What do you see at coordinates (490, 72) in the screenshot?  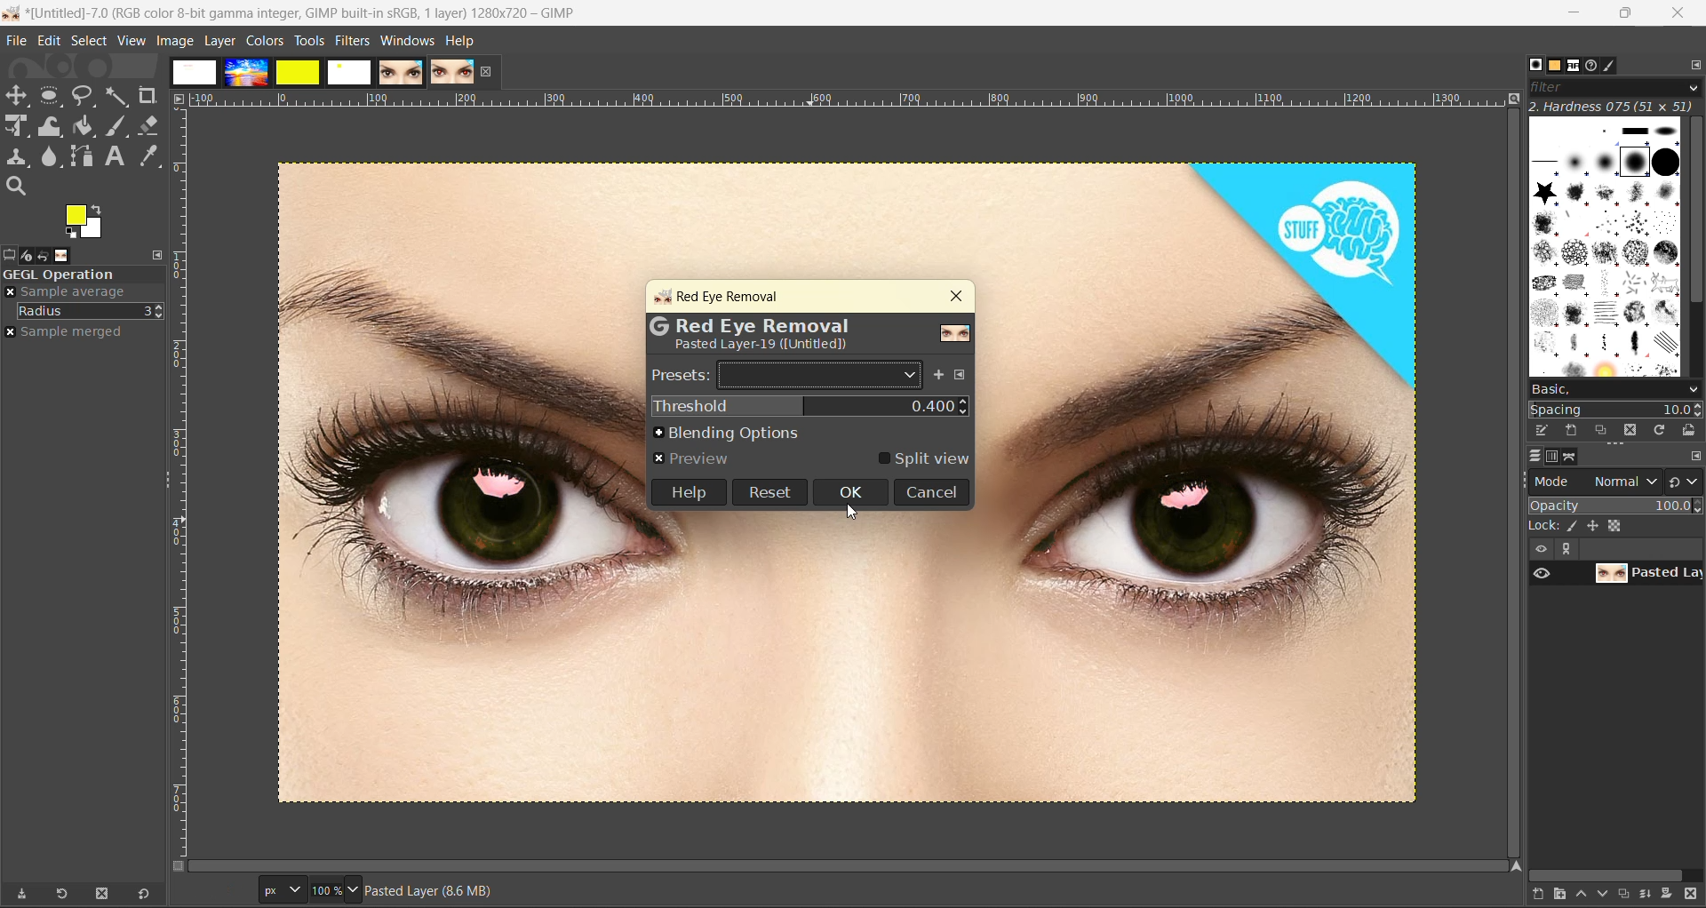 I see `close` at bounding box center [490, 72].